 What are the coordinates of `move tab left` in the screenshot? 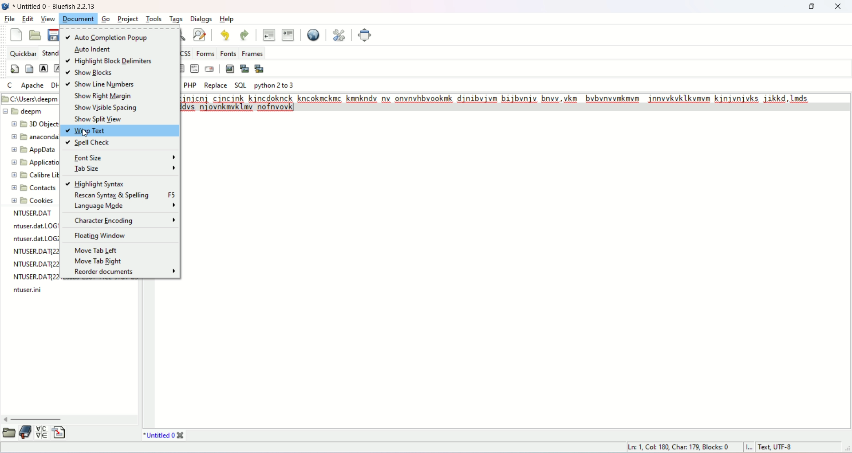 It's located at (97, 249).